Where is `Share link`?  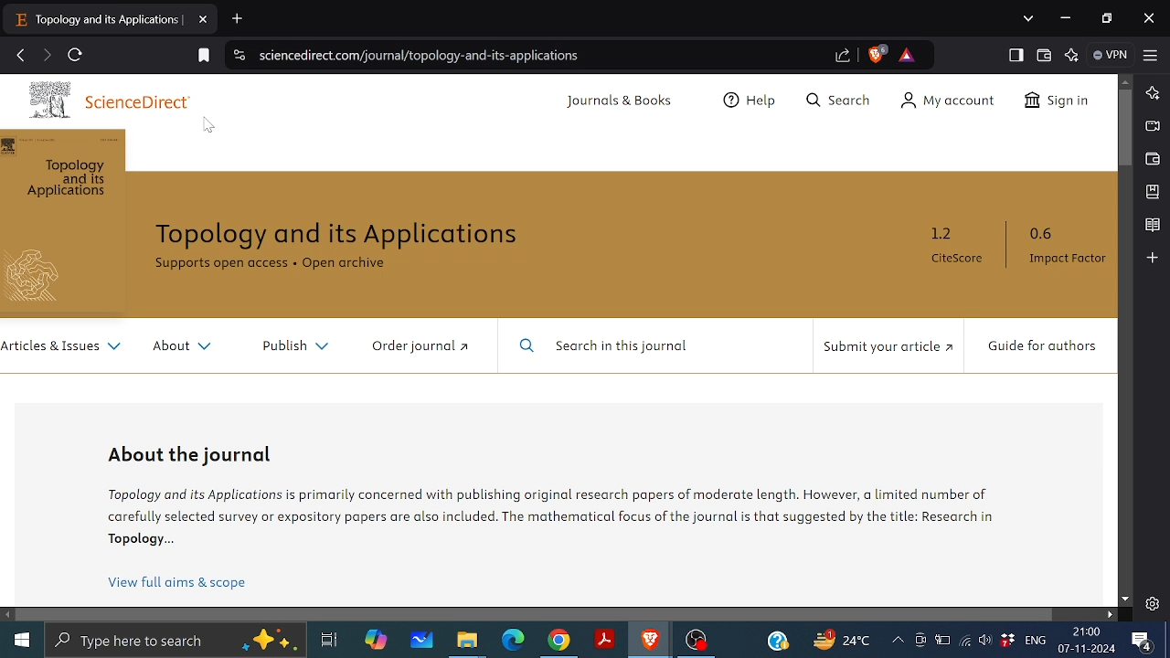
Share link is located at coordinates (842, 55).